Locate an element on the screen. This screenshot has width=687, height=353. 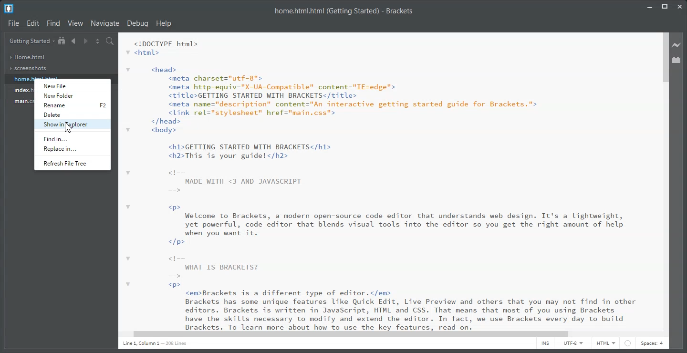
Extension Manager is located at coordinates (677, 60).